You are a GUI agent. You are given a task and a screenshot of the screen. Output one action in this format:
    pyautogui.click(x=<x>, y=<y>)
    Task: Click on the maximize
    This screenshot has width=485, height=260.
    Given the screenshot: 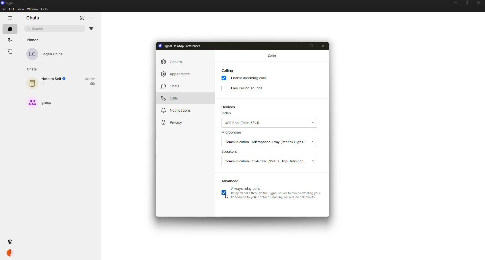 What is the action you would take?
    pyautogui.click(x=465, y=3)
    